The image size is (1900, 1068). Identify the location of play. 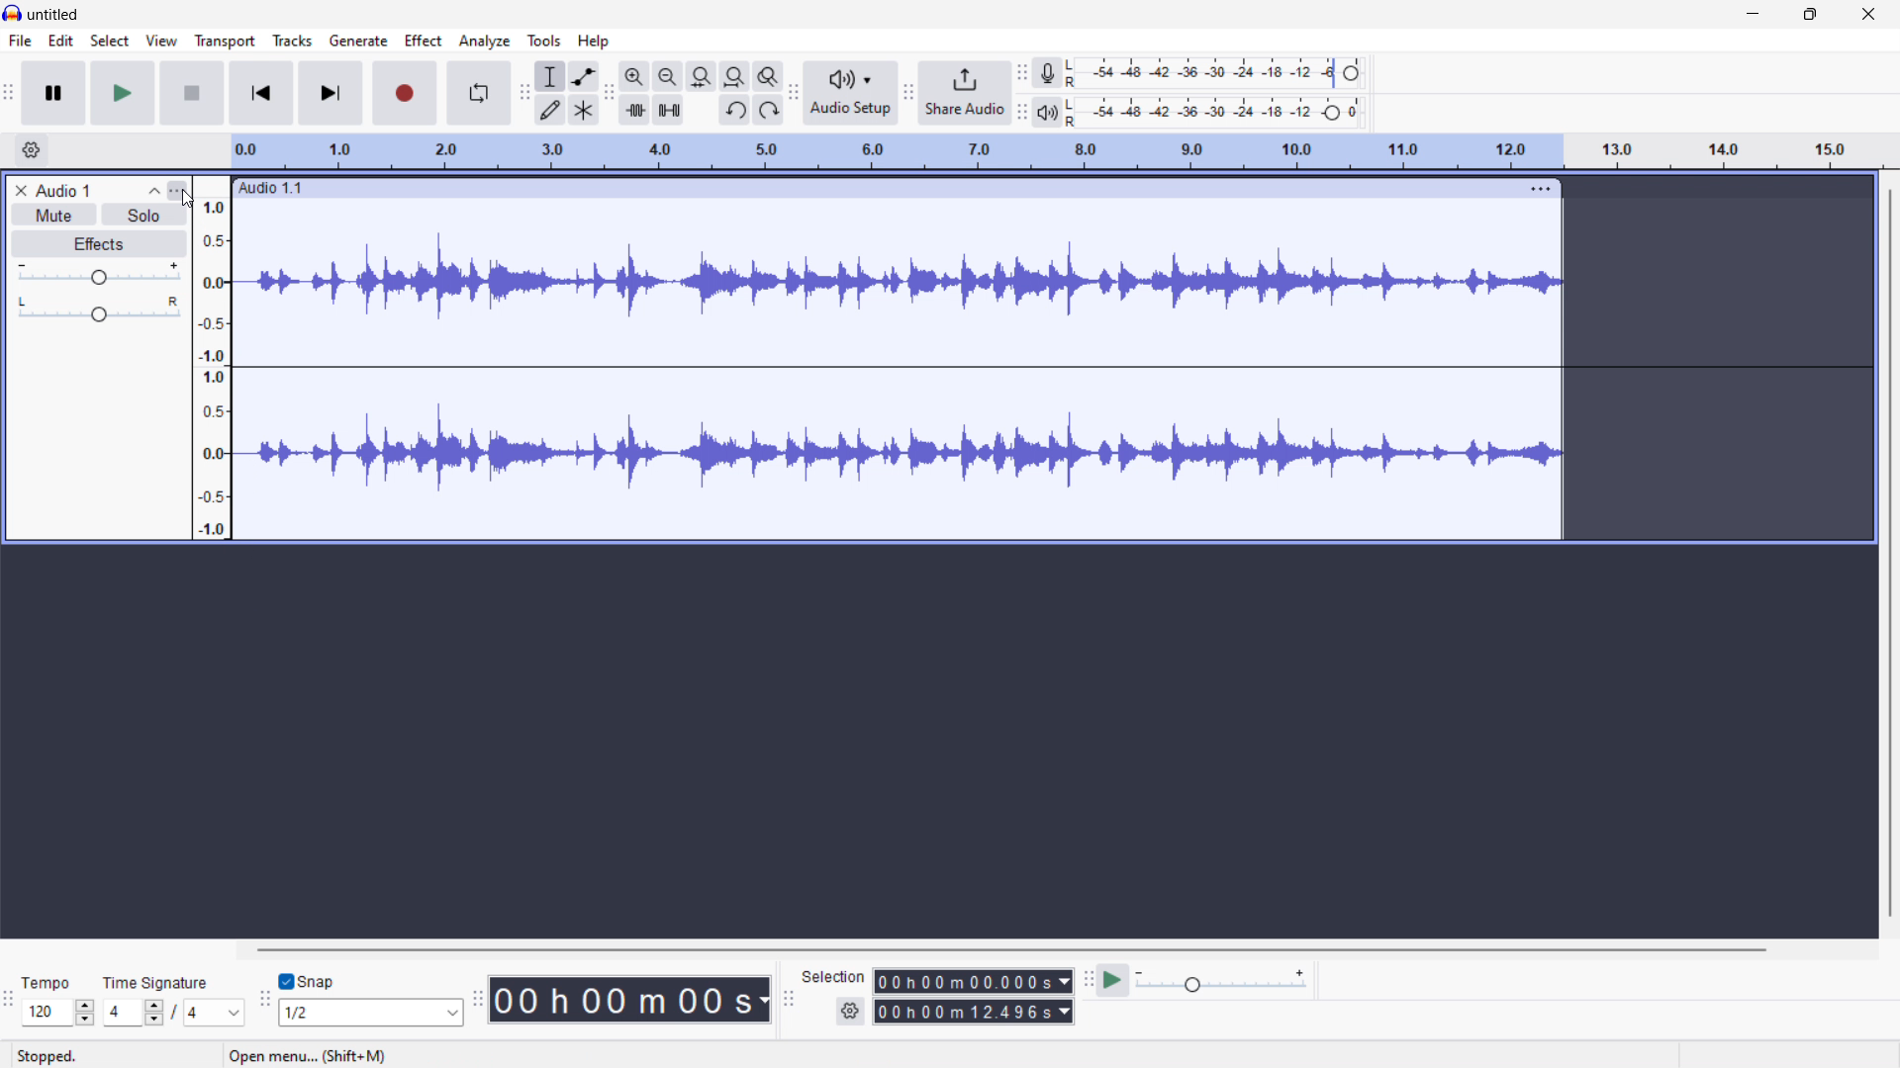
(123, 94).